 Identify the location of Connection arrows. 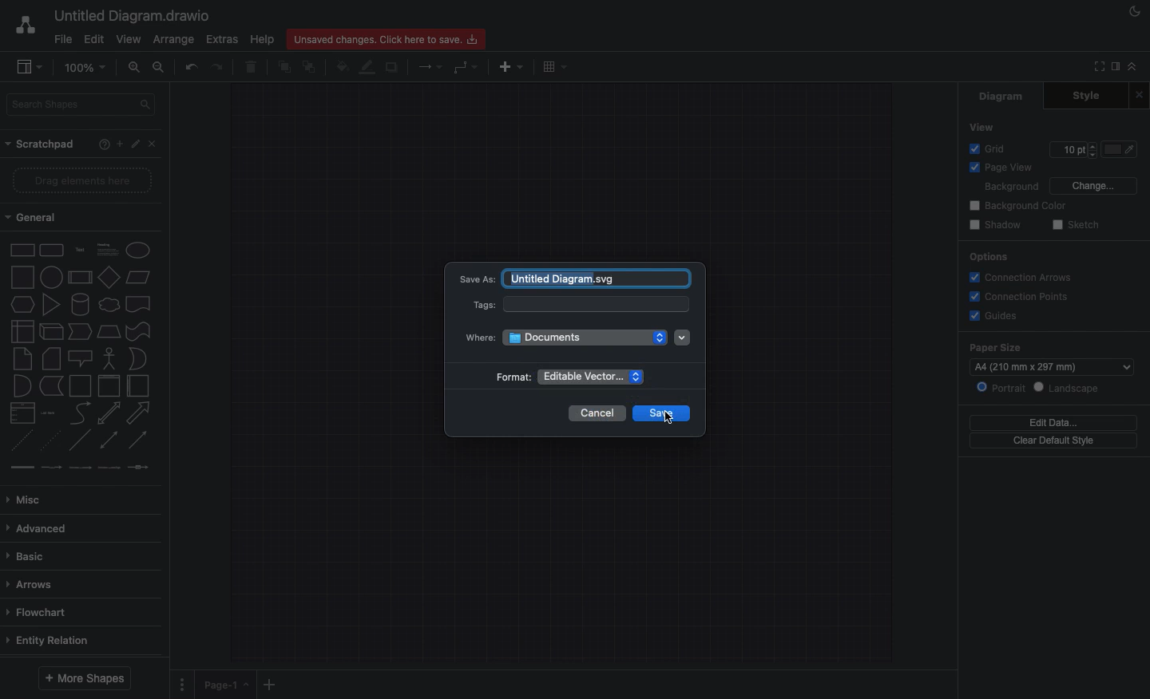
(1024, 278).